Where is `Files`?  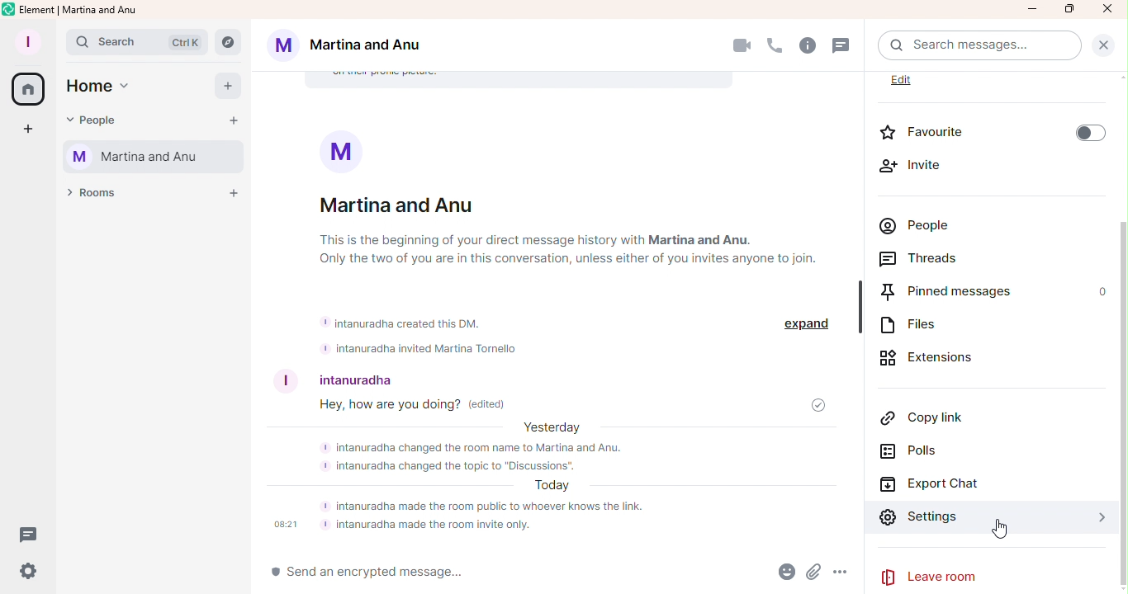 Files is located at coordinates (918, 325).